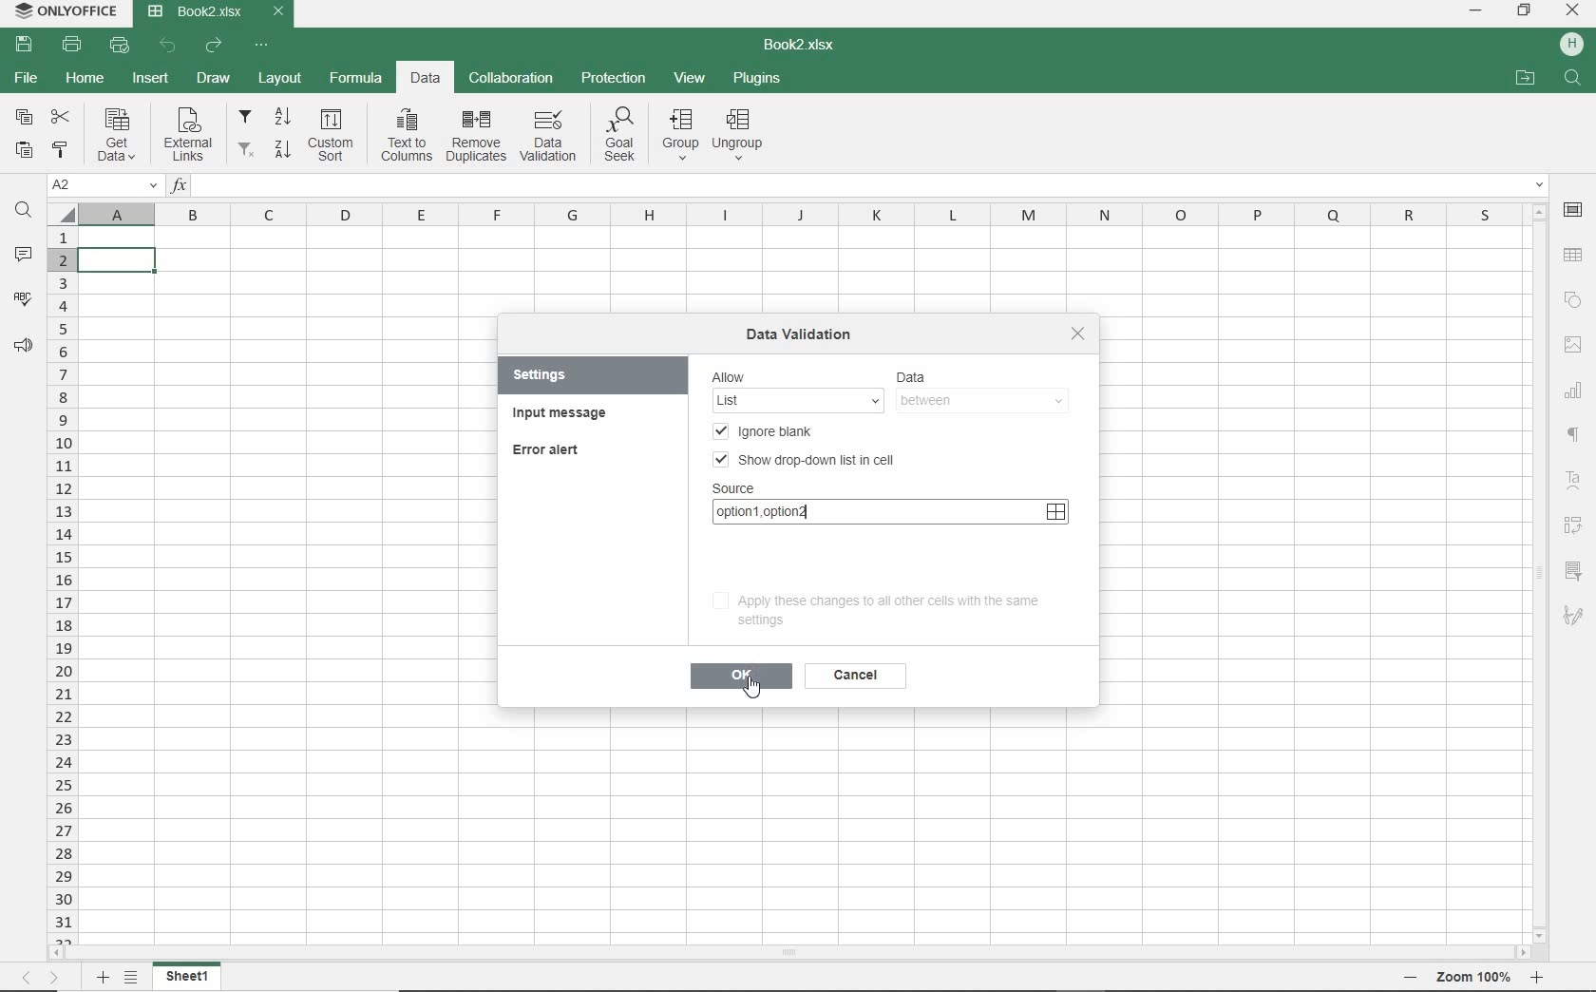 The height and width of the screenshot is (992, 1596). Describe the element at coordinates (1572, 615) in the screenshot. I see `SIGNATURE` at that location.